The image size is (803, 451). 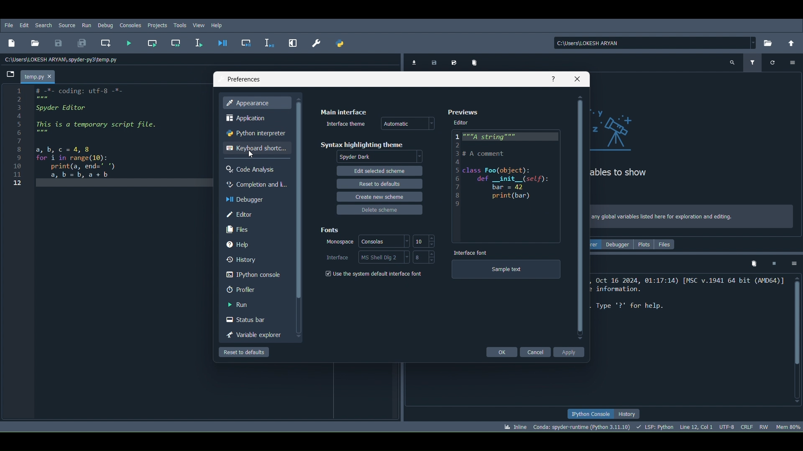 I want to click on File EOL Status, so click(x=747, y=425).